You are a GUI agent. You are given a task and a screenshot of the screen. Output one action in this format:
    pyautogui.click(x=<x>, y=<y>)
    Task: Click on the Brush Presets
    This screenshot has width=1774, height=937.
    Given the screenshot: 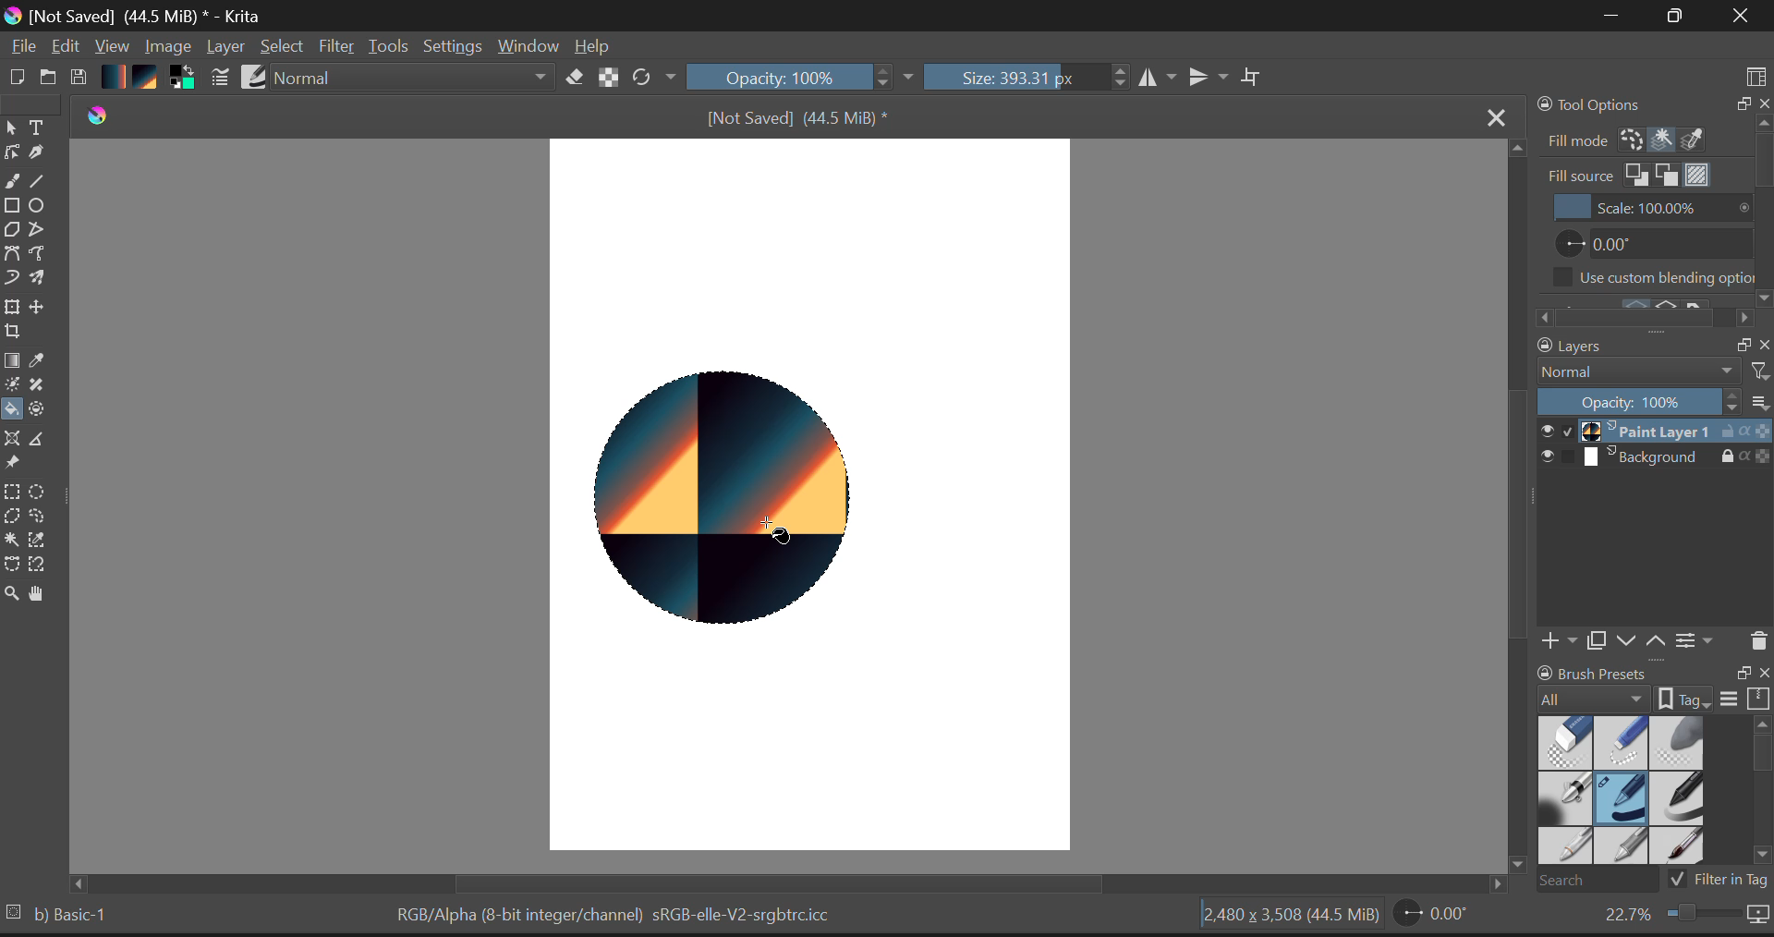 What is the action you would take?
    pyautogui.click(x=256, y=77)
    